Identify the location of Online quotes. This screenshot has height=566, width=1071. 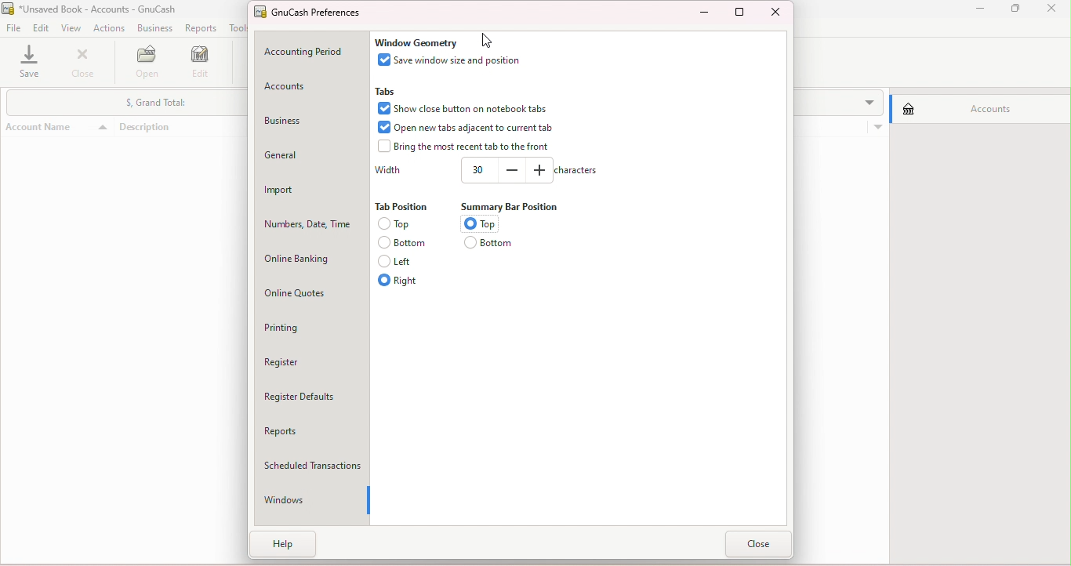
(306, 288).